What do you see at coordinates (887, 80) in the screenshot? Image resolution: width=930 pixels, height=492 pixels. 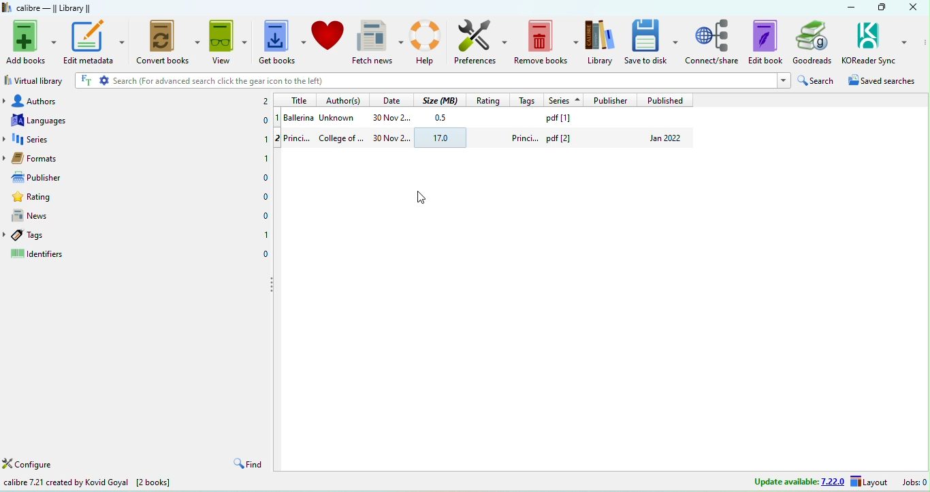 I see `saved searches` at bounding box center [887, 80].